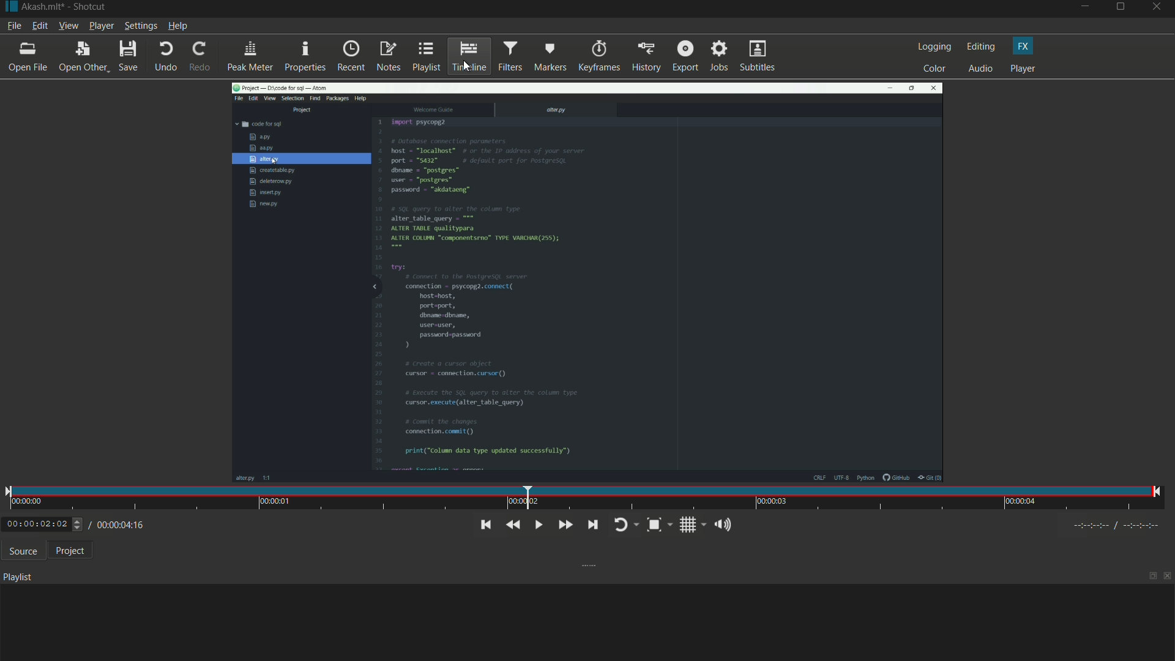 The height and width of the screenshot is (661, 1175). What do you see at coordinates (484, 525) in the screenshot?
I see `skip to the previous point` at bounding box center [484, 525].